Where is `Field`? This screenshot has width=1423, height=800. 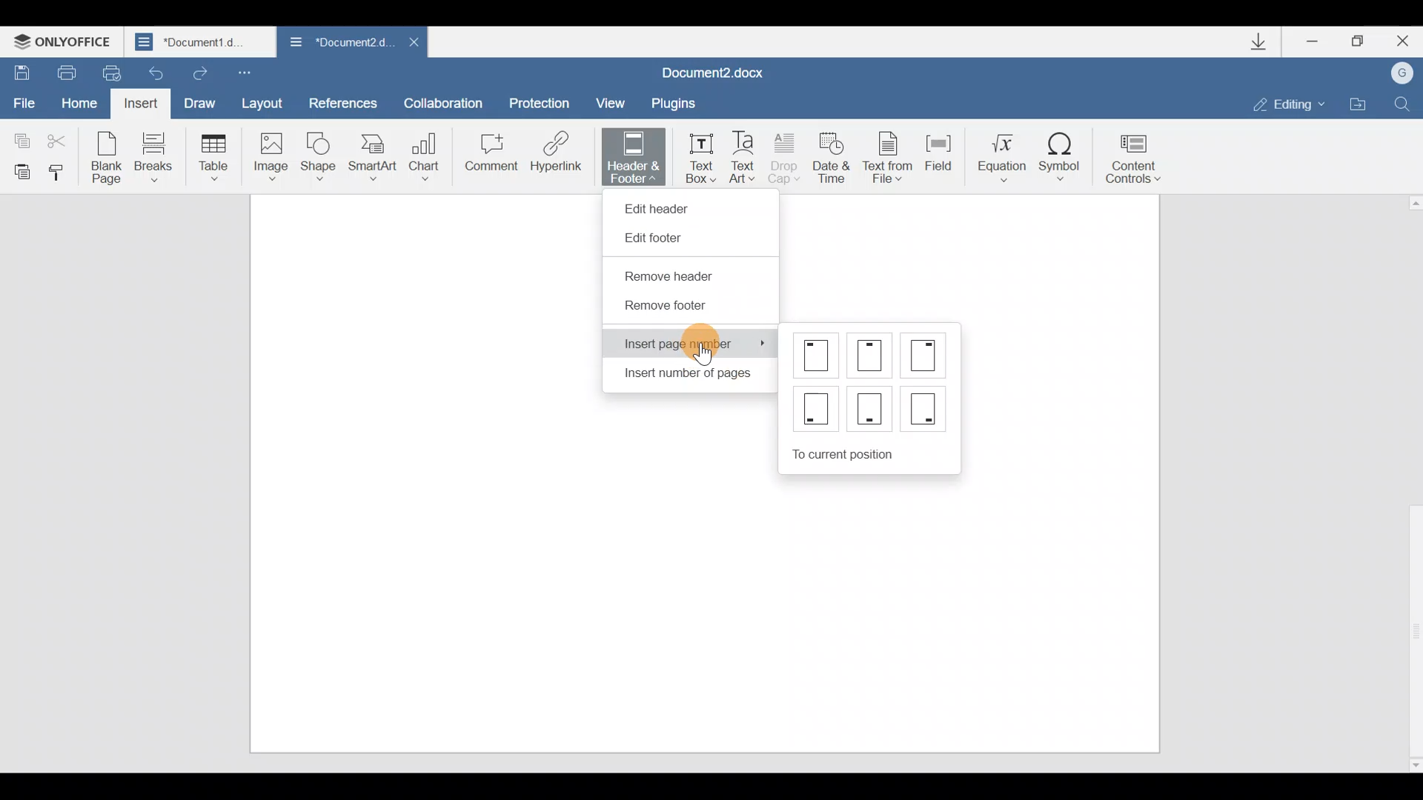 Field is located at coordinates (935, 158).